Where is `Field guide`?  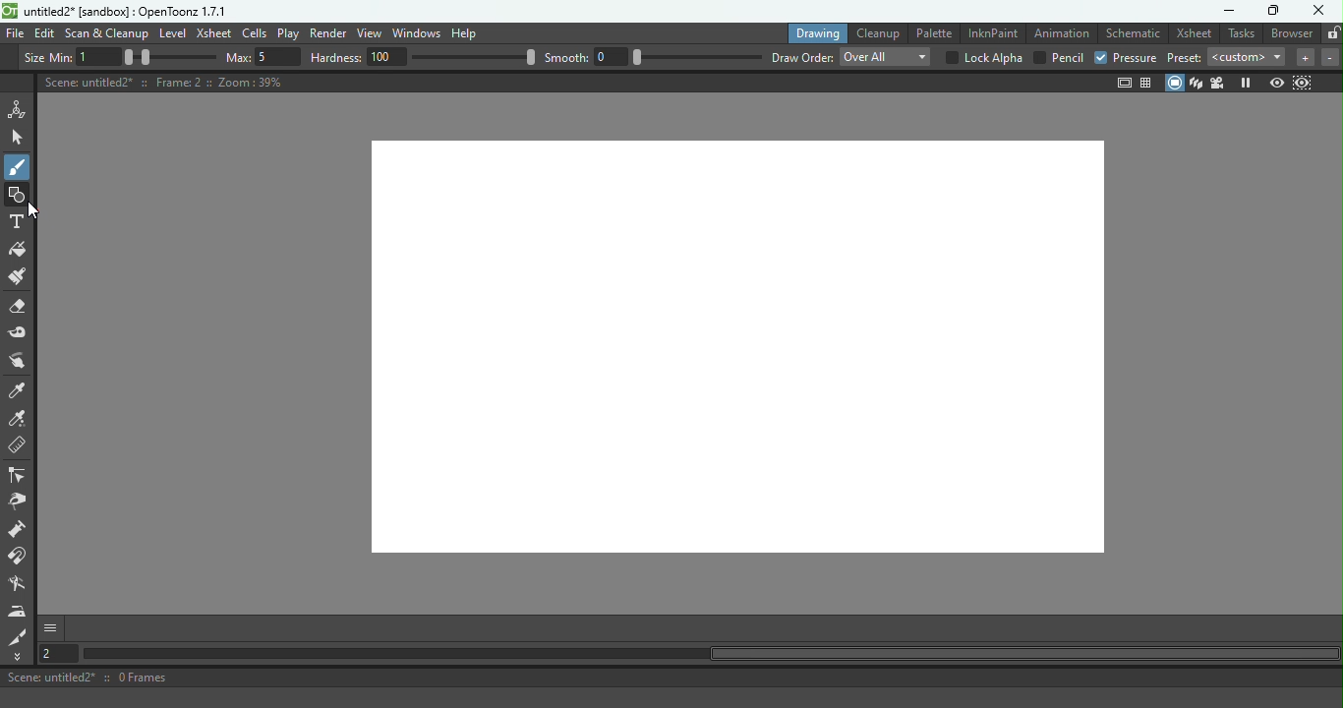 Field guide is located at coordinates (1147, 82).